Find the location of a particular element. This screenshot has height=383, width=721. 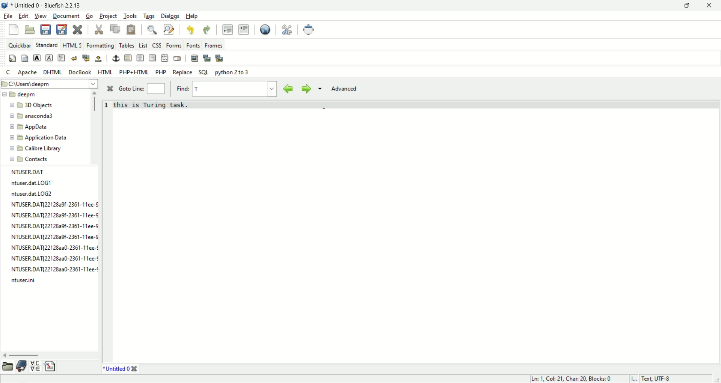

minimize is located at coordinates (663, 6).